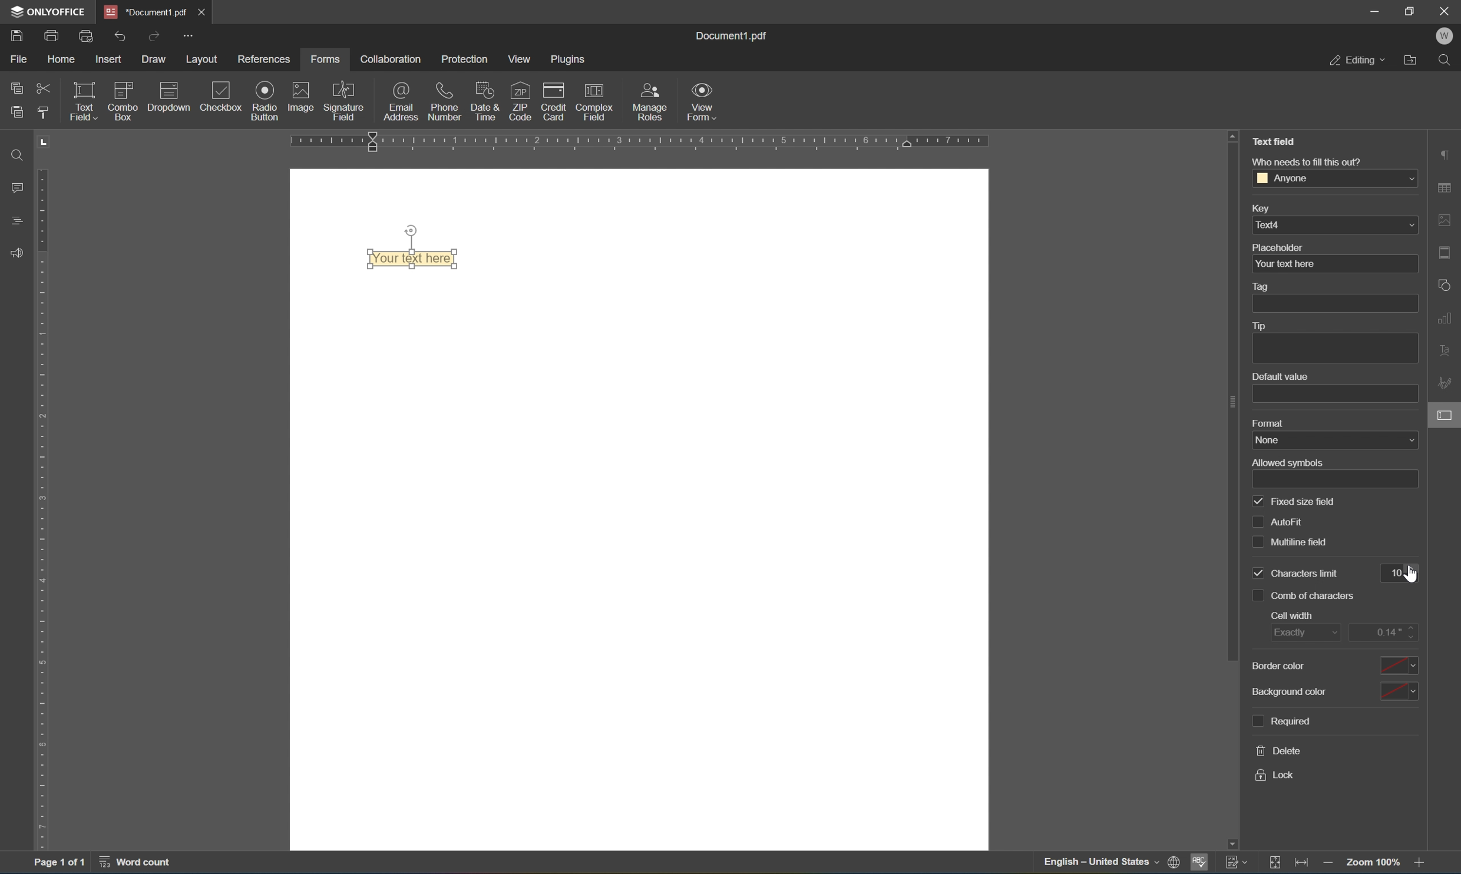 Image resolution: width=1461 pixels, height=874 pixels. I want to click on placeholder, so click(1275, 246).